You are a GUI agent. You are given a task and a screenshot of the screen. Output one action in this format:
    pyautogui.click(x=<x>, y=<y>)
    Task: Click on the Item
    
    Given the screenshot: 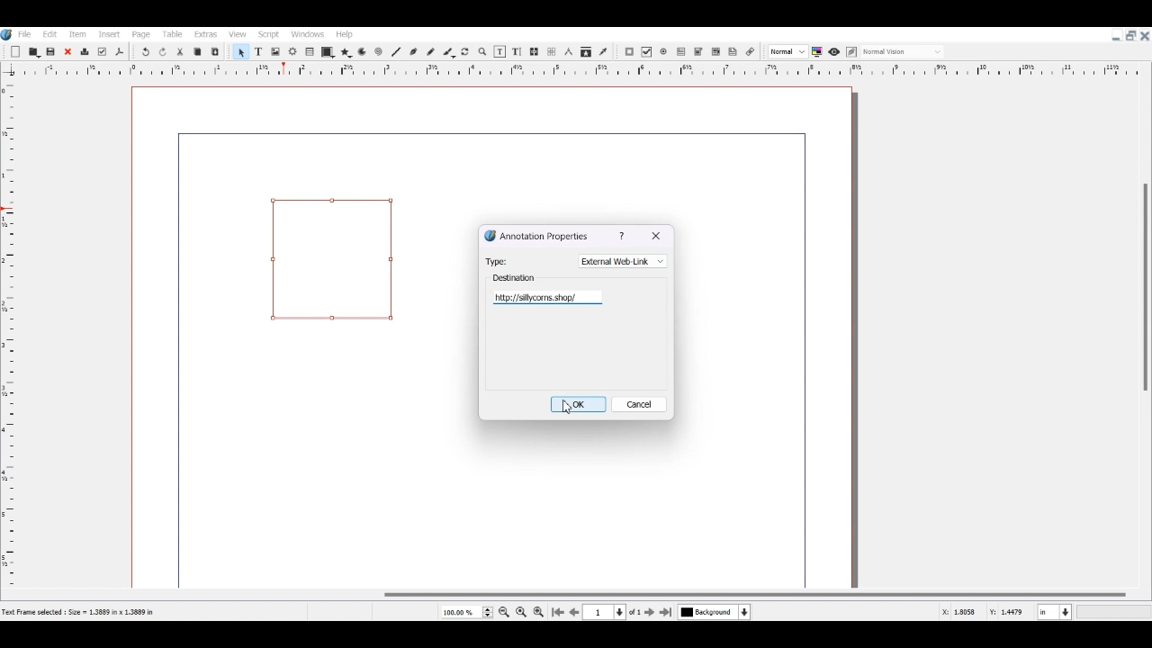 What is the action you would take?
    pyautogui.click(x=76, y=34)
    